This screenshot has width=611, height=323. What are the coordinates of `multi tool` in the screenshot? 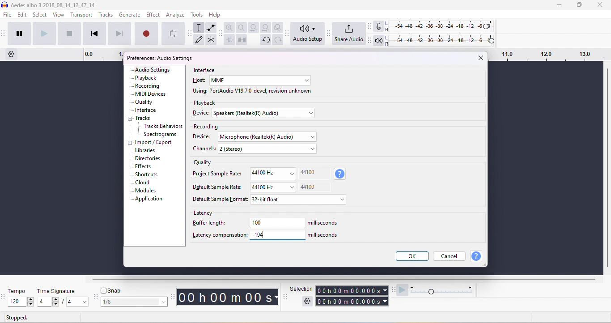 It's located at (211, 41).